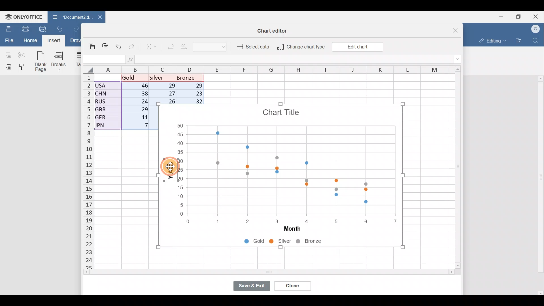 The image size is (544, 306). What do you see at coordinates (188, 48) in the screenshot?
I see `Increase decimal` at bounding box center [188, 48].